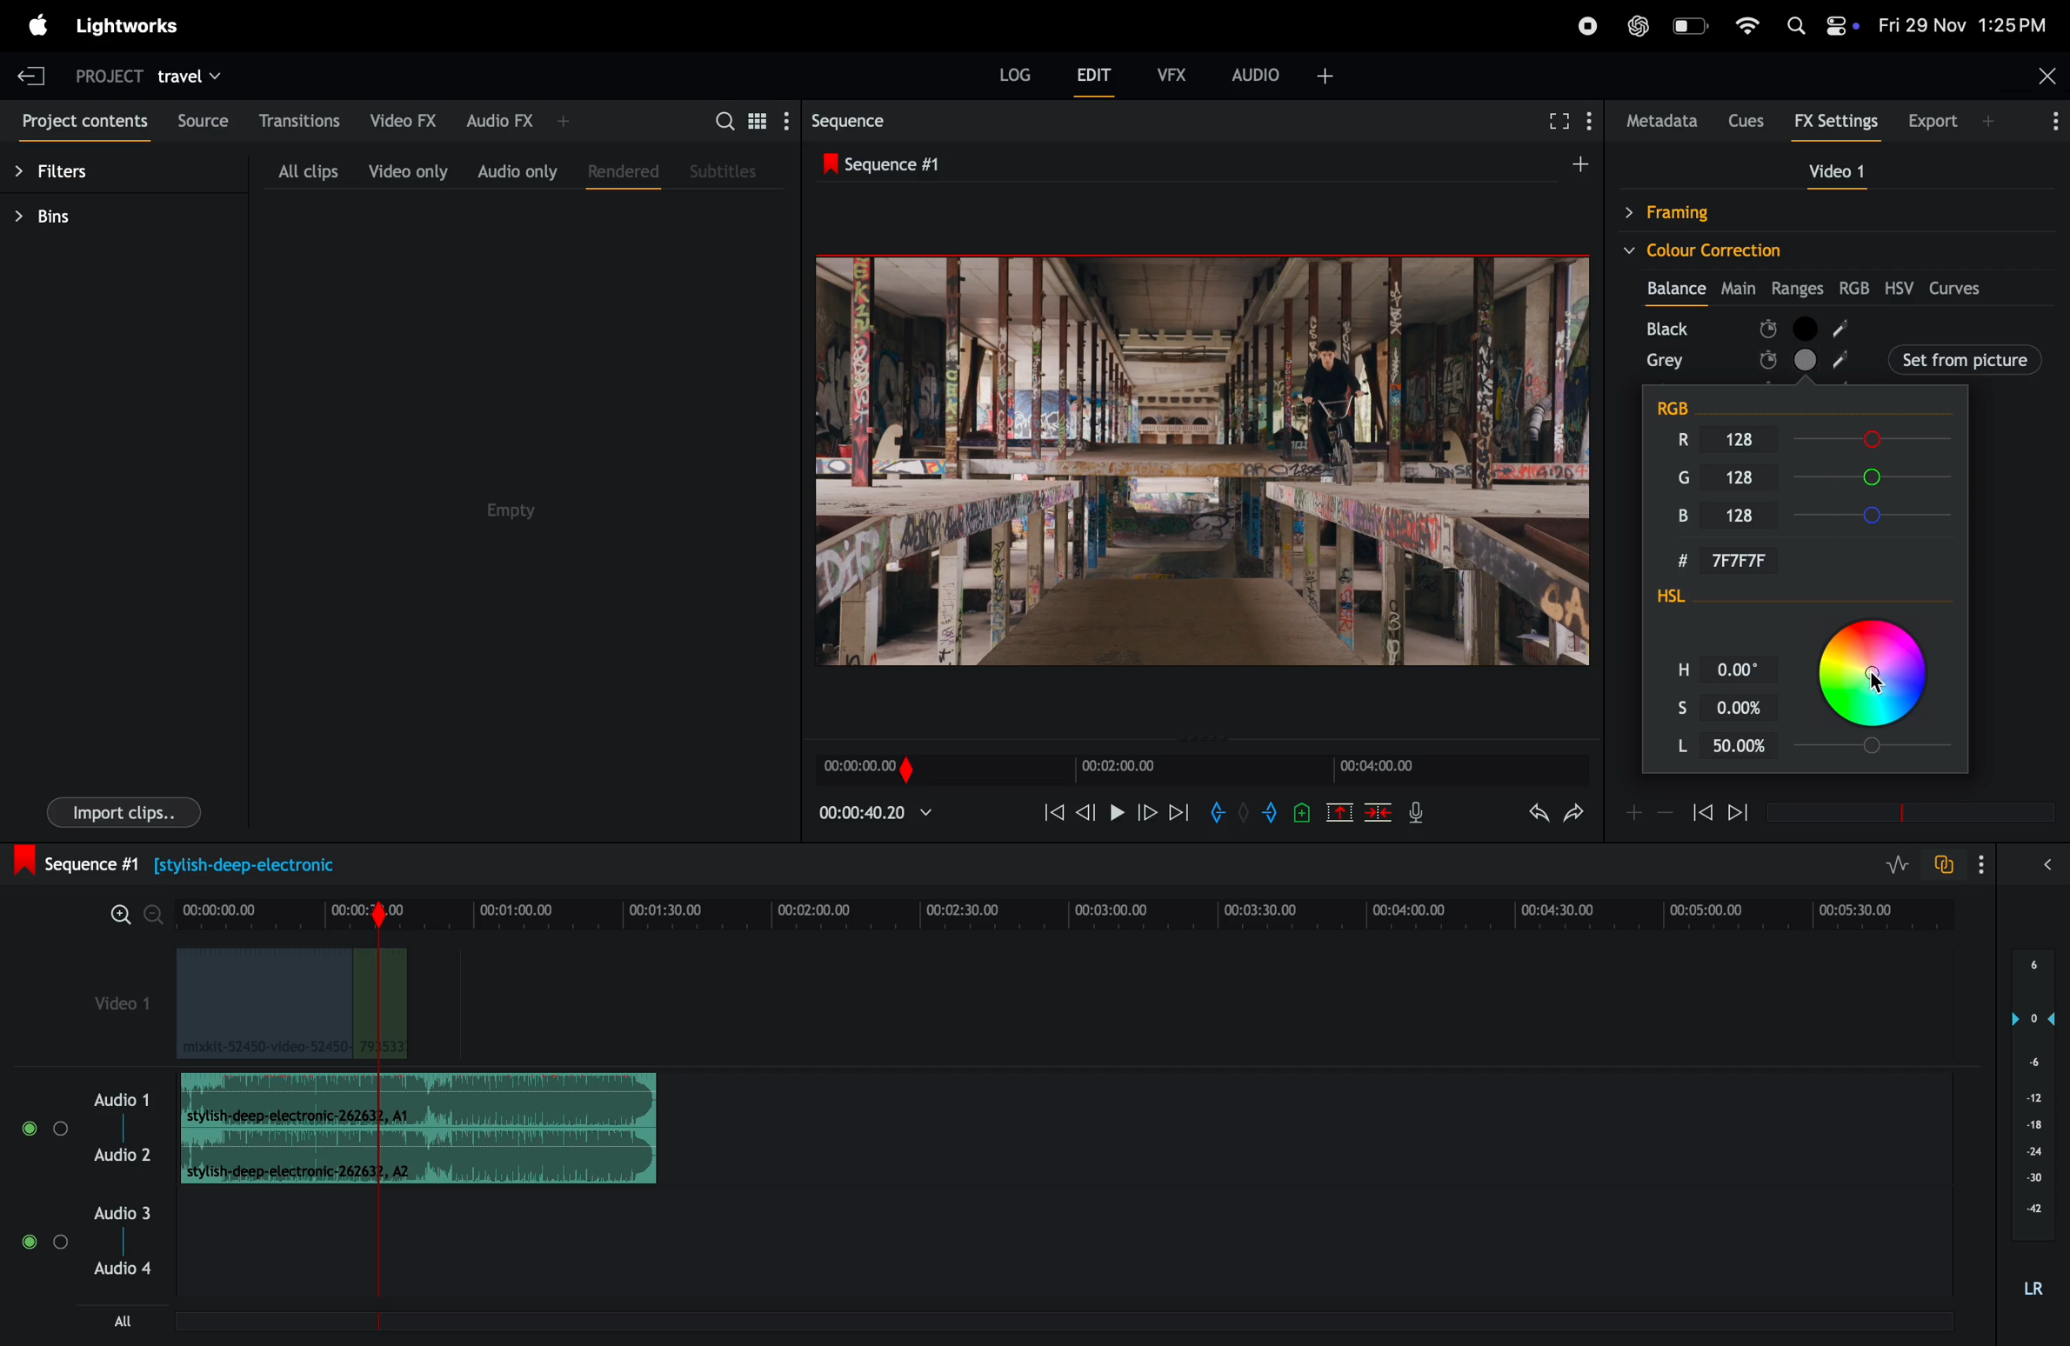  I want to click on B Slider, so click(1878, 515).